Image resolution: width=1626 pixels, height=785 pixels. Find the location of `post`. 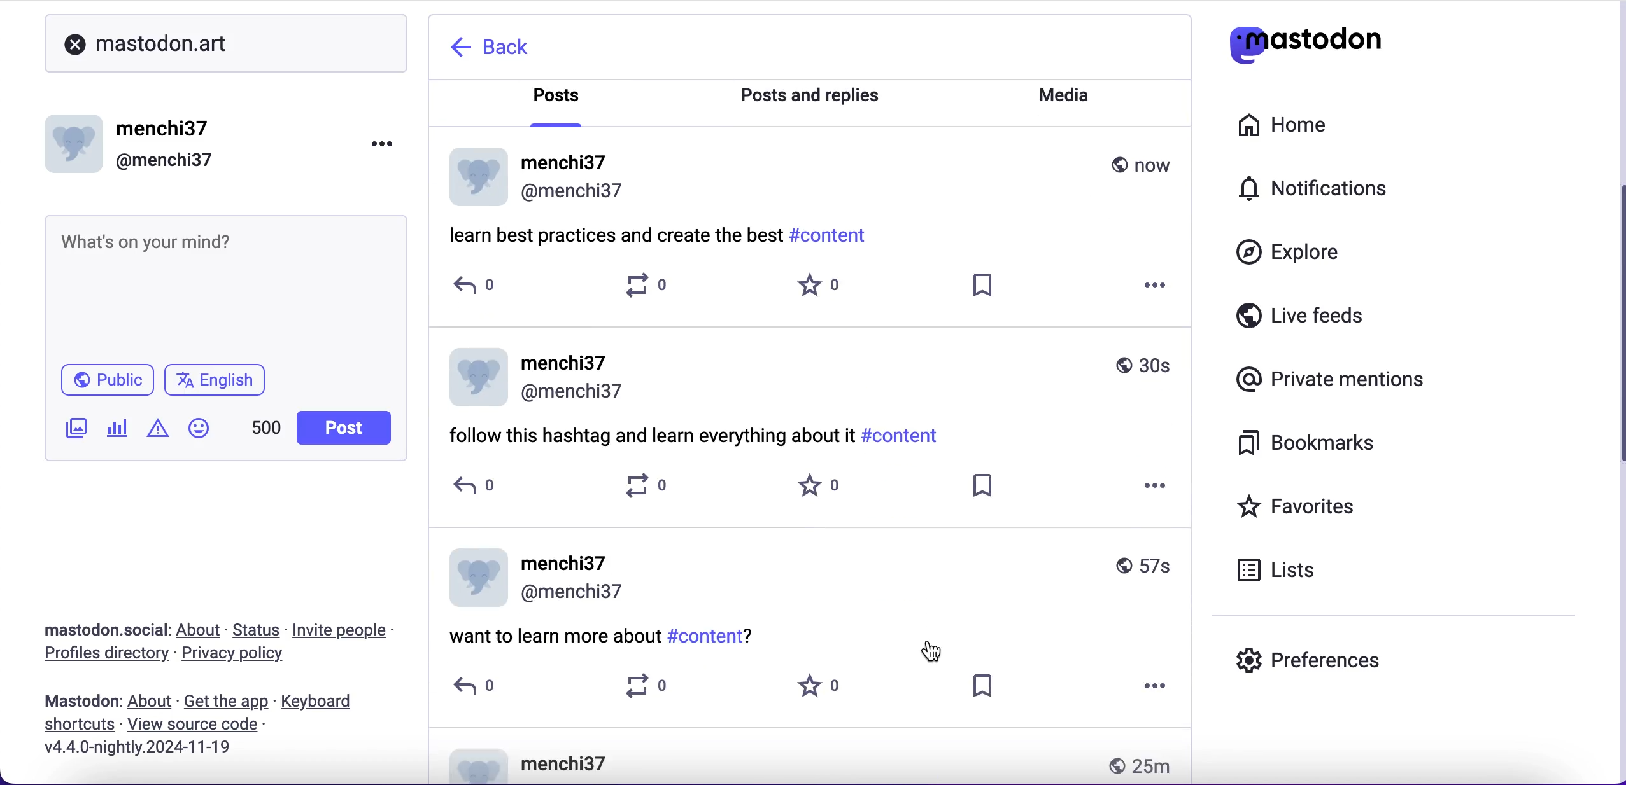

post is located at coordinates (613, 235).